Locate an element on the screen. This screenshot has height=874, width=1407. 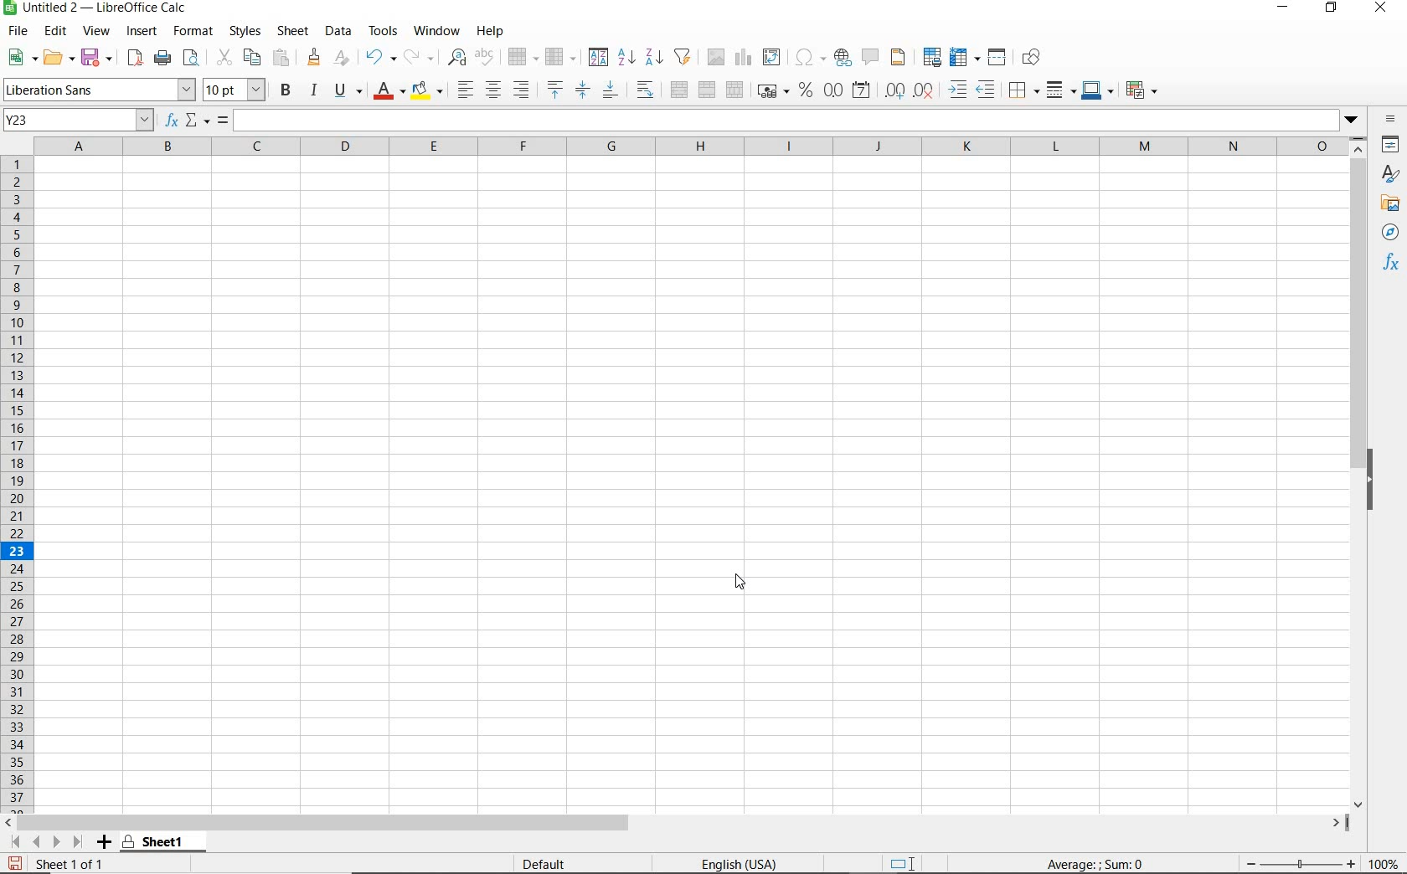
INSERT CHART is located at coordinates (744, 58).